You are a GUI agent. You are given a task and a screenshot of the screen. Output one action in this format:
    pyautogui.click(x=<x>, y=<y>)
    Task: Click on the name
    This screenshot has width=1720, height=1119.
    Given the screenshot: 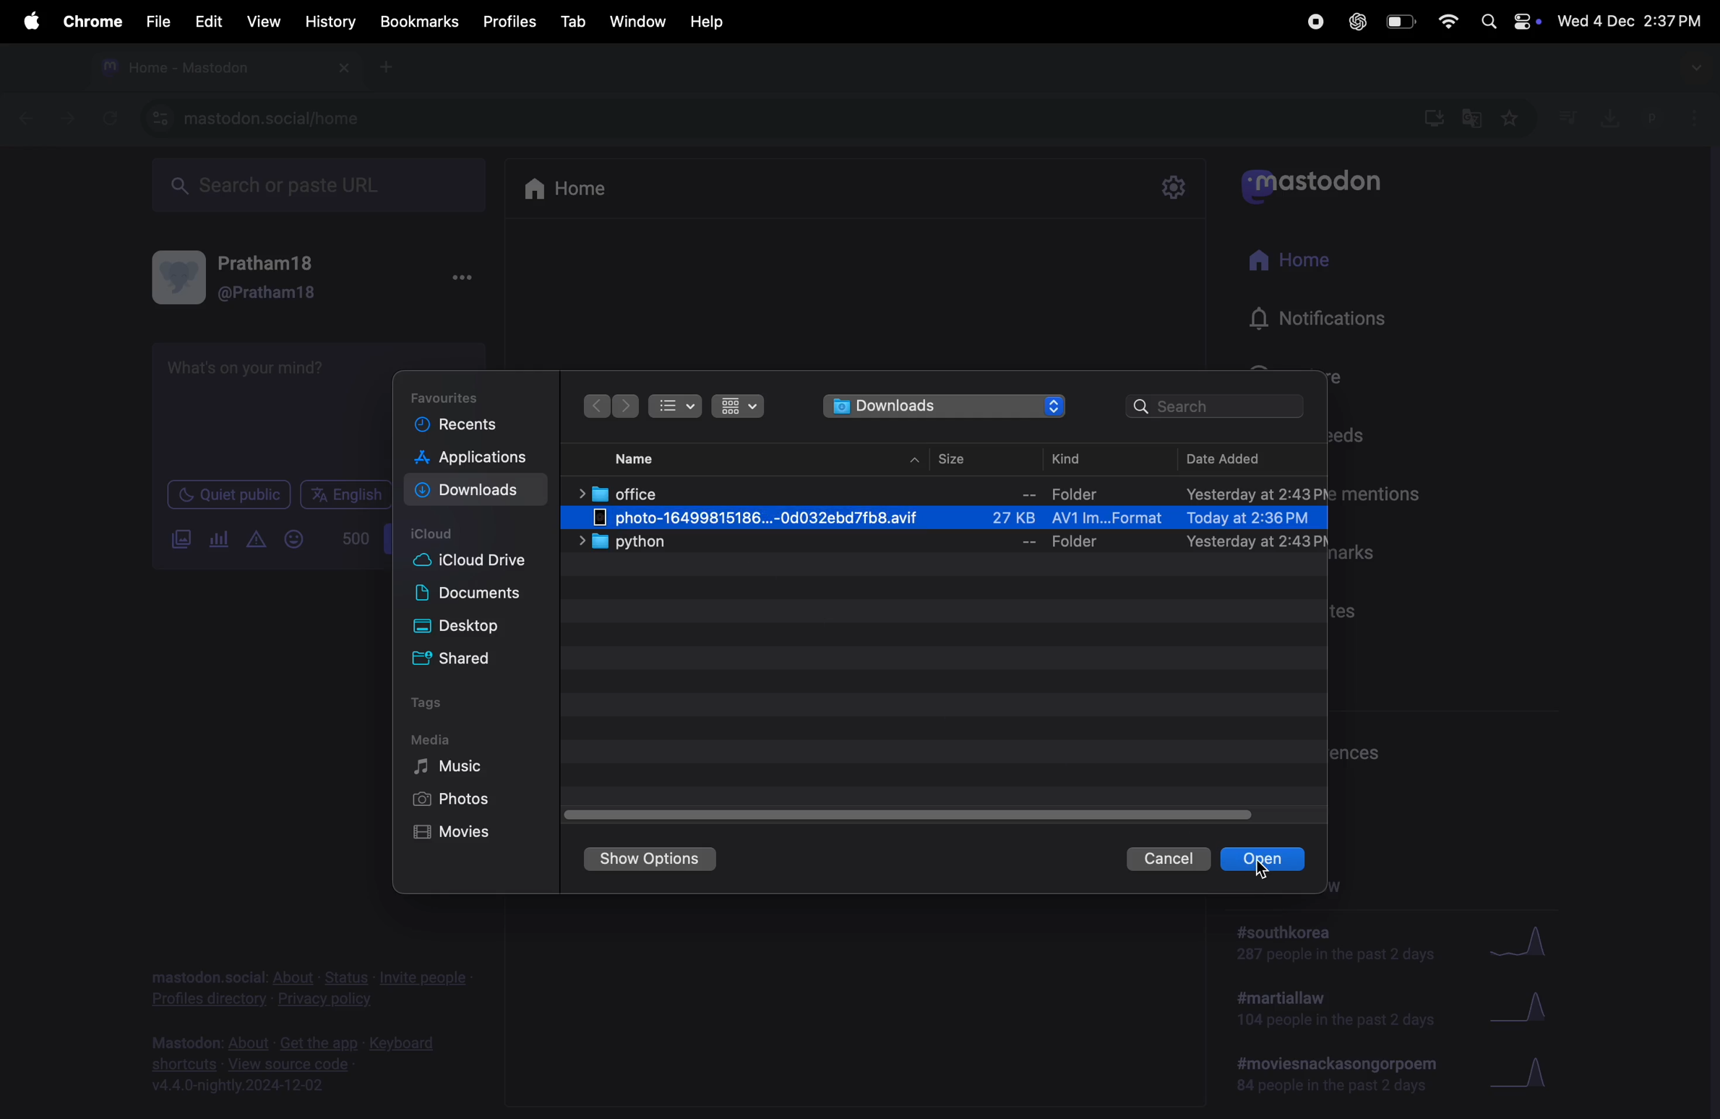 What is the action you would take?
    pyautogui.click(x=636, y=460)
    